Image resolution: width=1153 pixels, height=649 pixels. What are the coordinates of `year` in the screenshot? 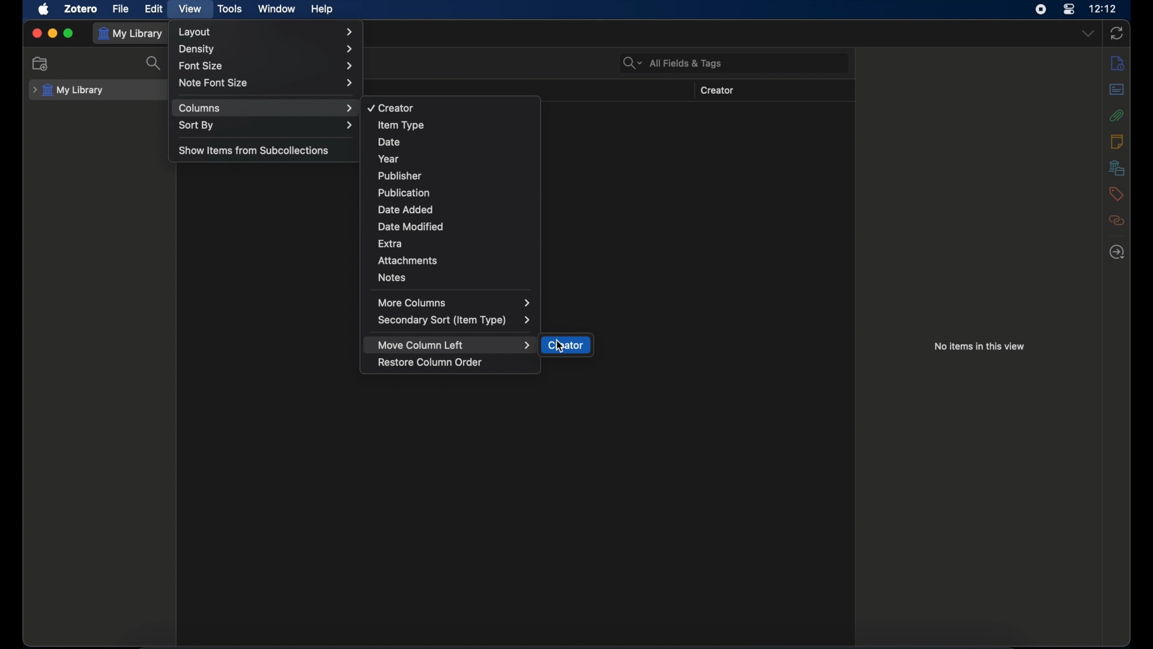 It's located at (387, 159).